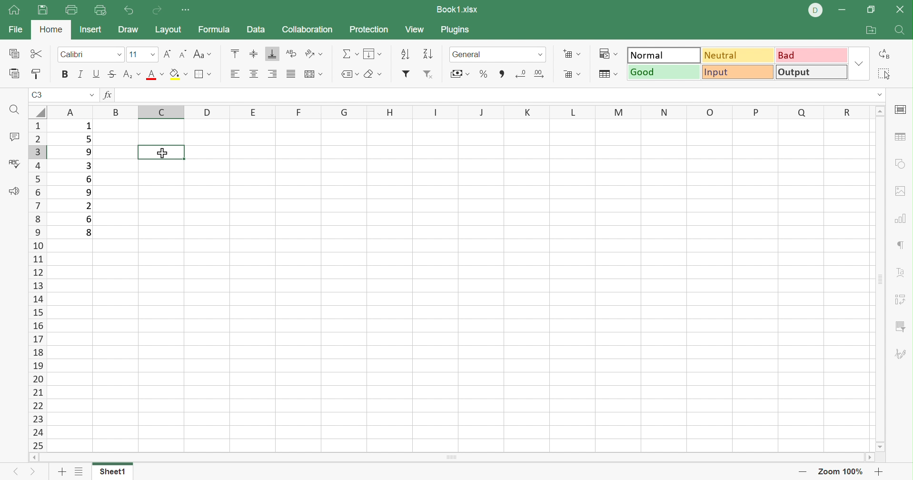 The height and width of the screenshot is (480, 913). Describe the element at coordinates (256, 30) in the screenshot. I see `Data` at that location.